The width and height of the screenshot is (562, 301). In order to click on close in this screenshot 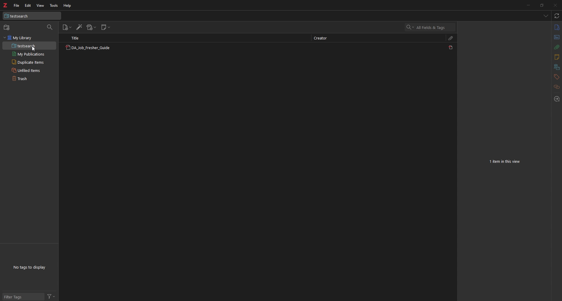, I will do `click(555, 5)`.